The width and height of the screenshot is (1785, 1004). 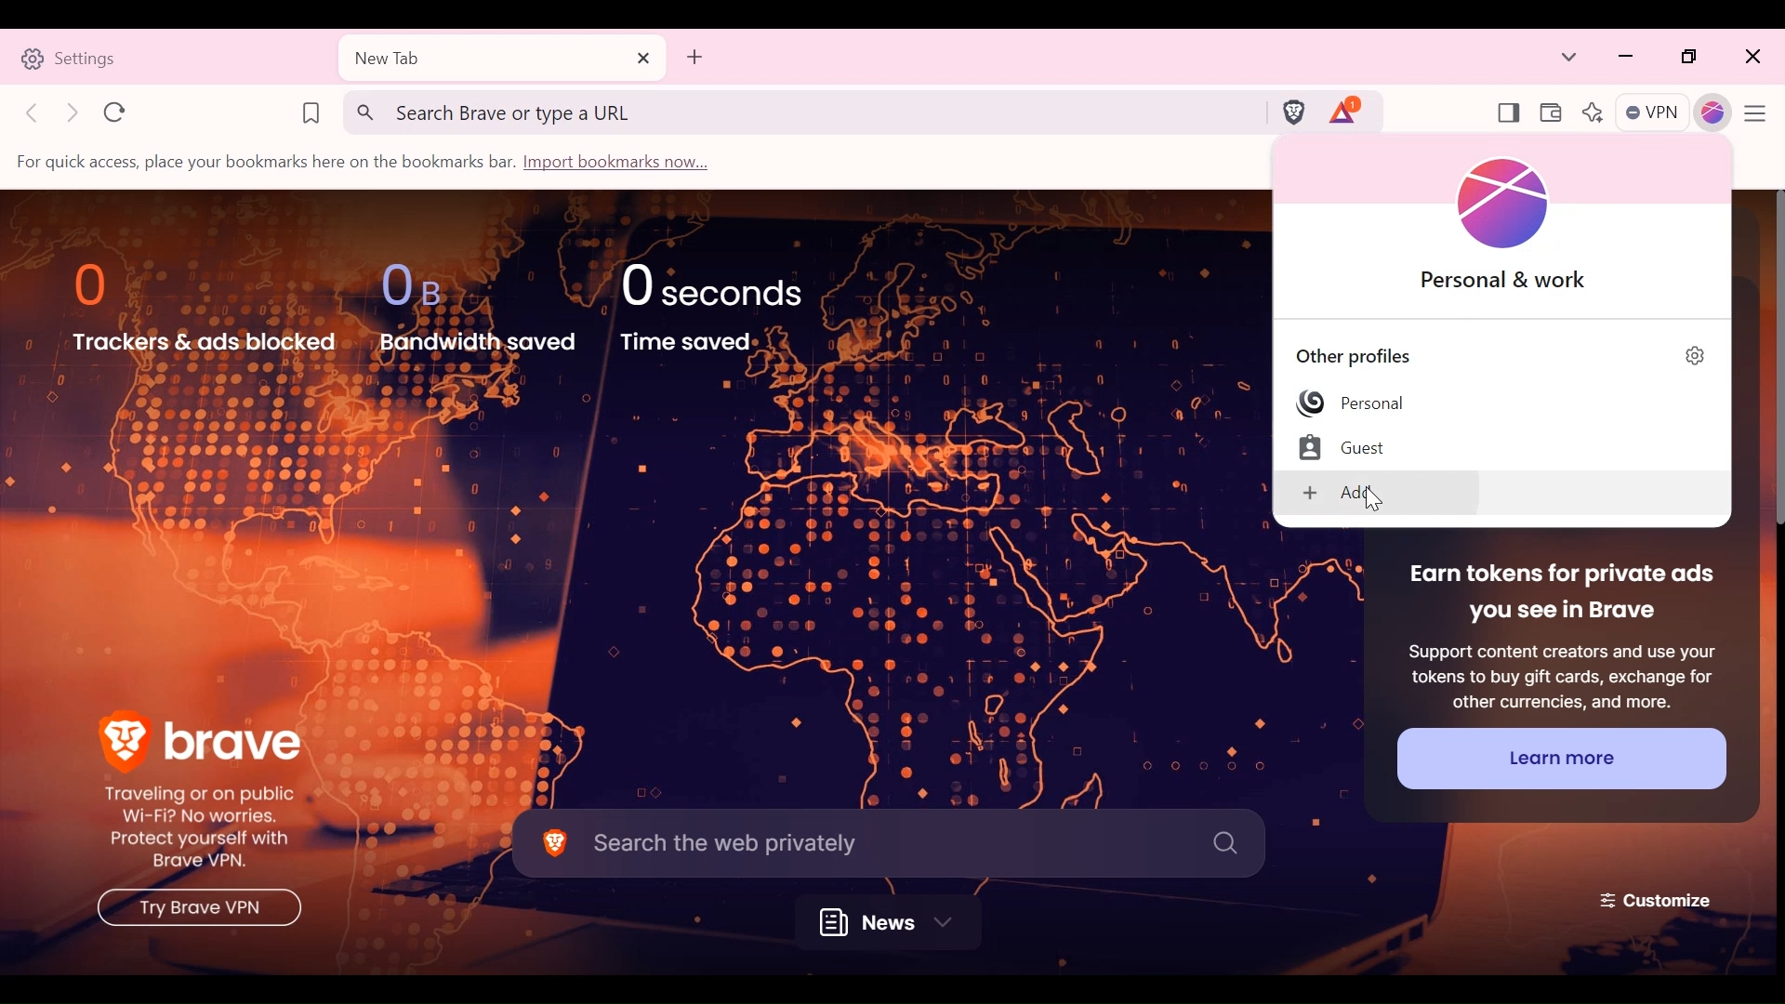 I want to click on Guest, so click(x=1357, y=447).